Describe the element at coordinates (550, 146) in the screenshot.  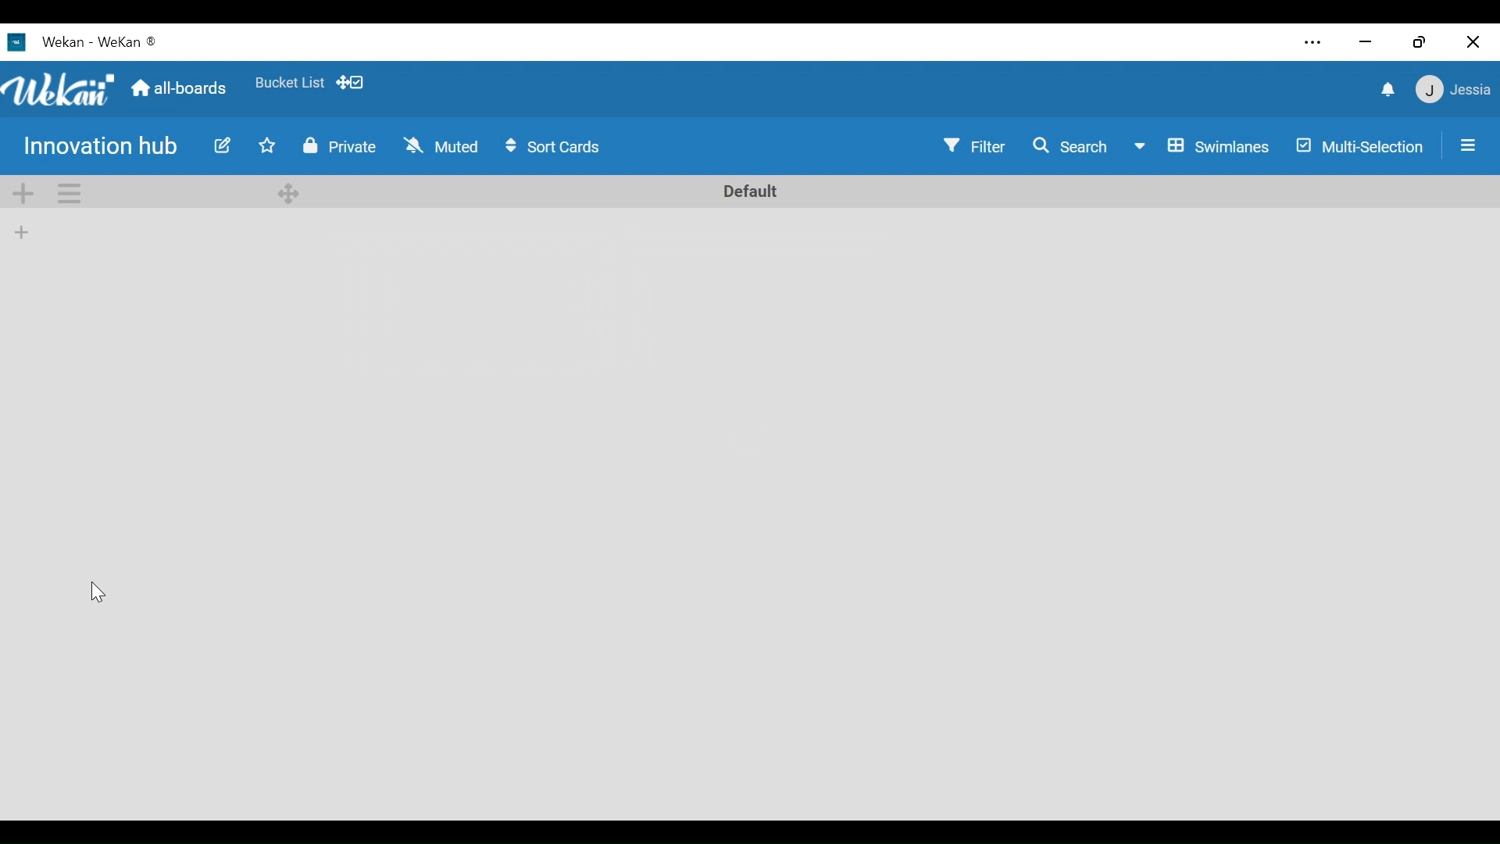
I see `Sort Cards` at that location.